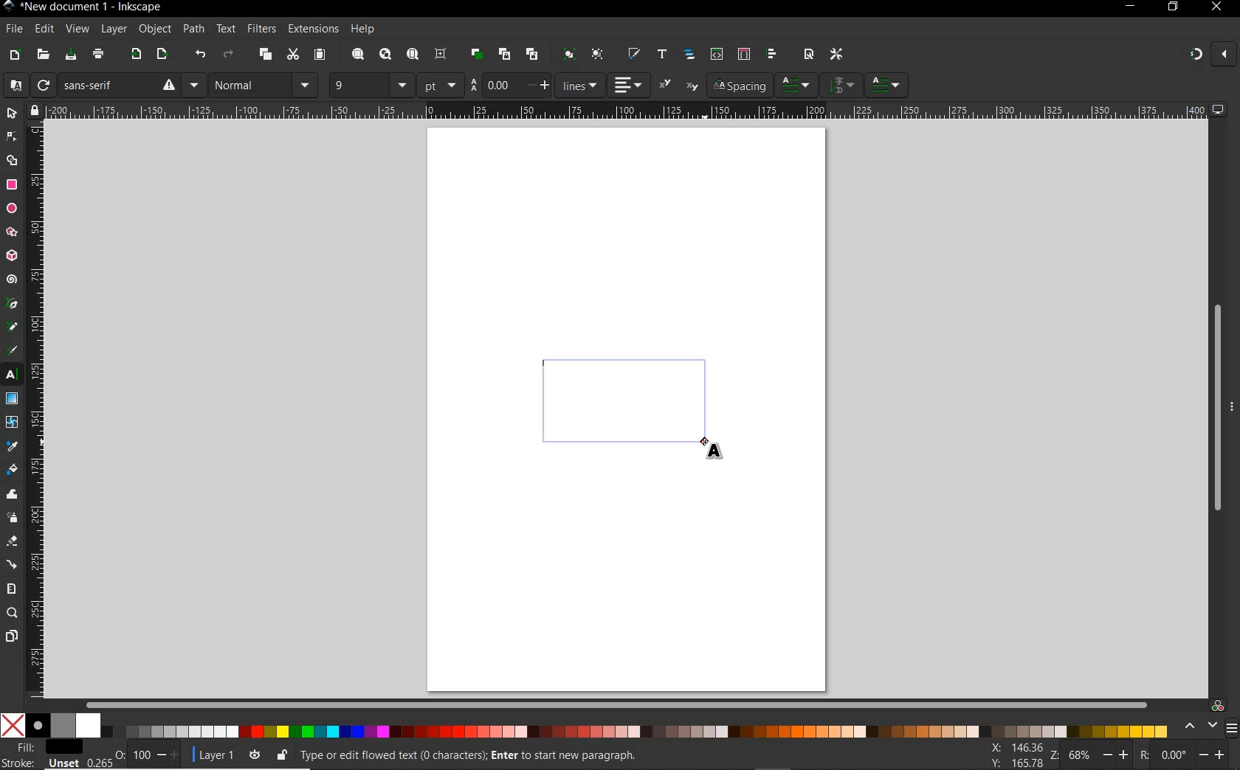  What do you see at coordinates (33, 110) in the screenshot?
I see `lock` at bounding box center [33, 110].